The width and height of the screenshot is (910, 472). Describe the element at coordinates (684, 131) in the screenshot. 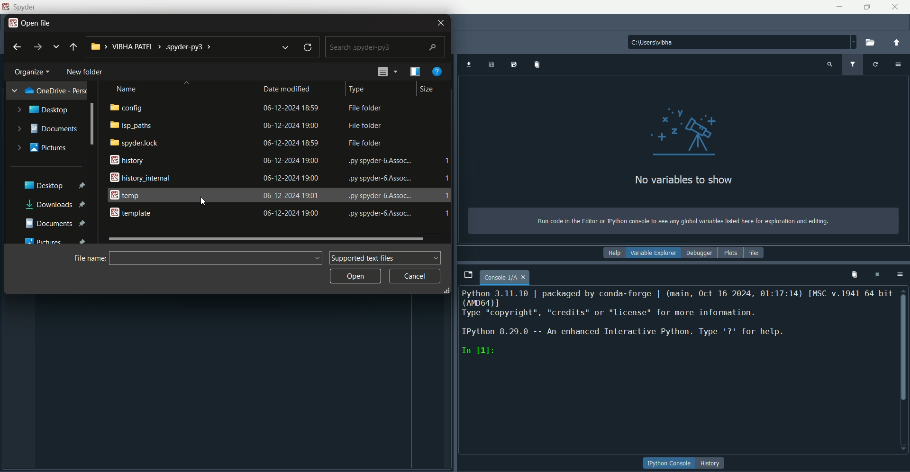

I see `graphics` at that location.